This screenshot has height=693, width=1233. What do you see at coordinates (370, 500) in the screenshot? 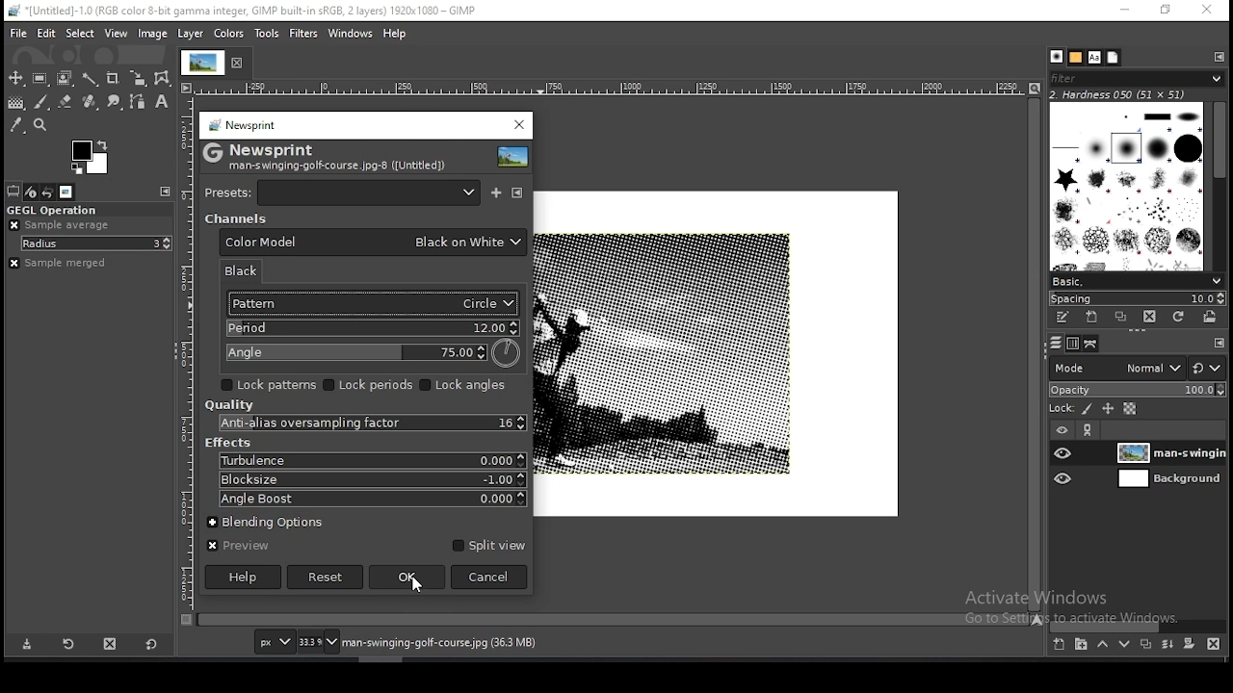
I see `angle boost` at bounding box center [370, 500].